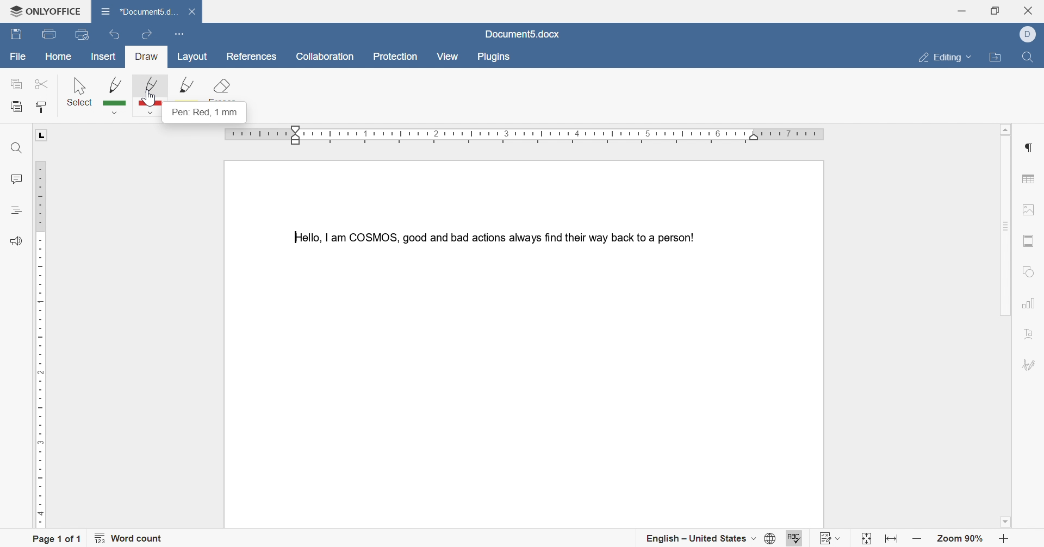 The width and height of the screenshot is (1044, 547). What do you see at coordinates (863, 539) in the screenshot?
I see `fit to page` at bounding box center [863, 539].